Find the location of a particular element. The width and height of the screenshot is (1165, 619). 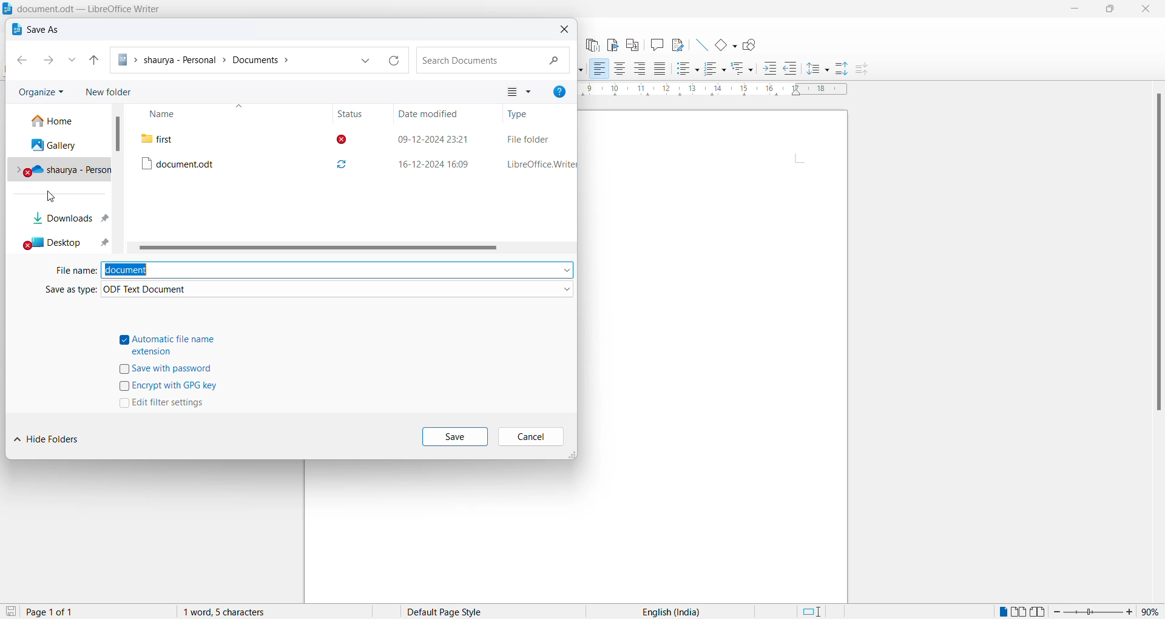

Show draw function is located at coordinates (751, 45).